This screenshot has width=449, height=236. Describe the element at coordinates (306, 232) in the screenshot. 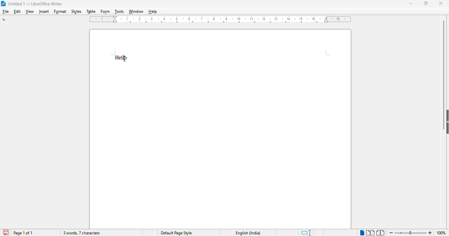

I see `standard selection` at that location.